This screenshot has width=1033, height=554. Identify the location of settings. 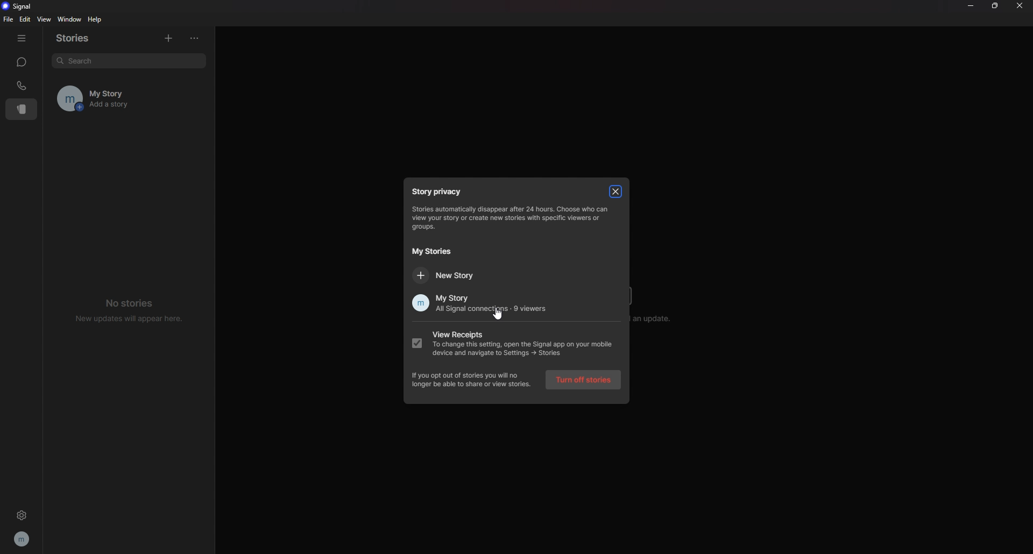
(22, 515).